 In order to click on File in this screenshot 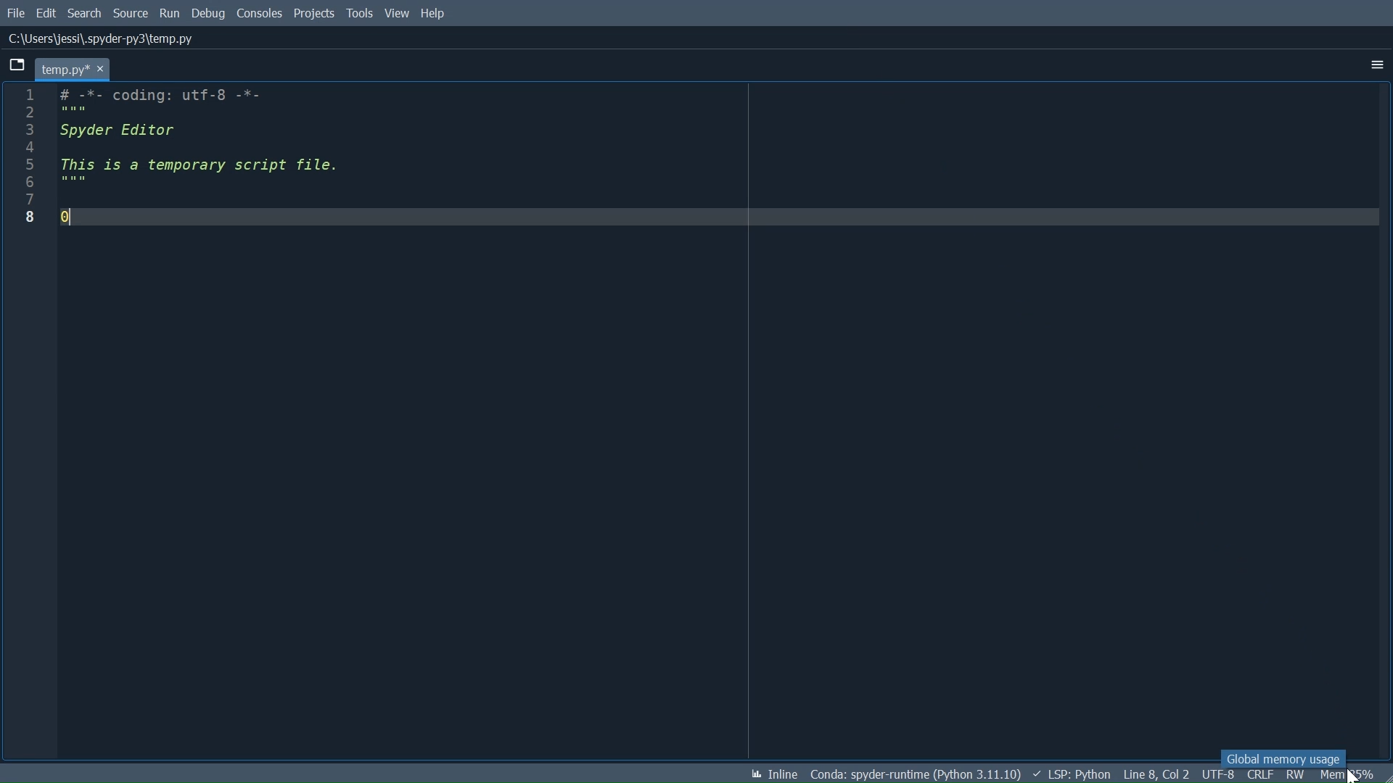, I will do `click(16, 14)`.